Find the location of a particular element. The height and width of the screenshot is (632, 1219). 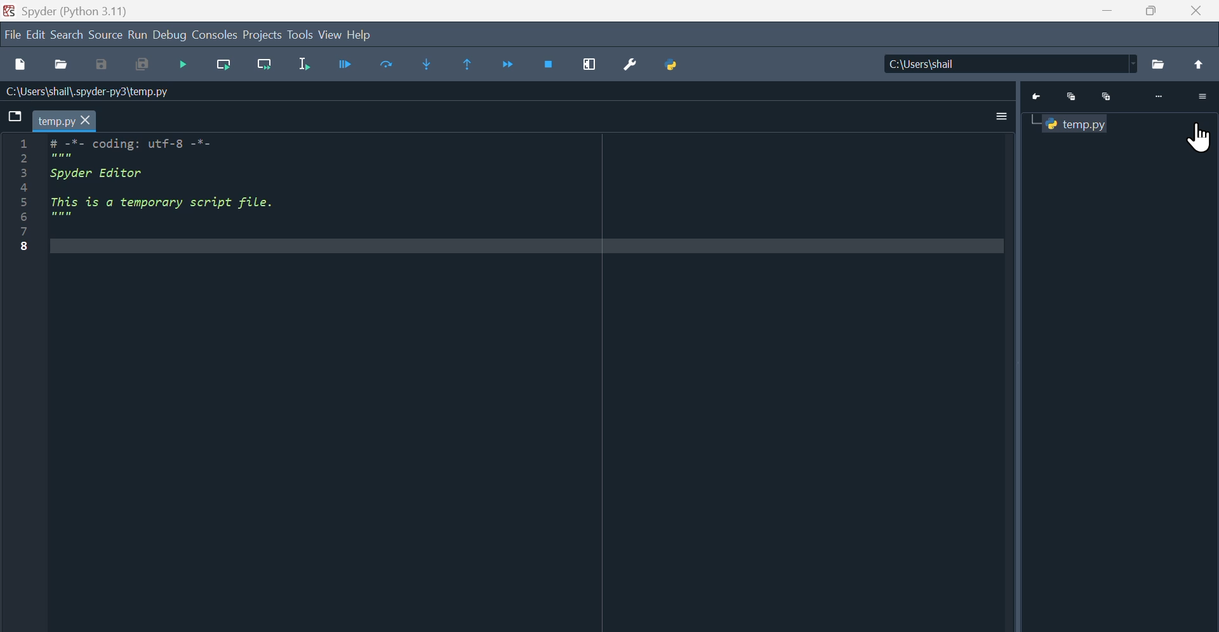

line number is located at coordinates (25, 196).